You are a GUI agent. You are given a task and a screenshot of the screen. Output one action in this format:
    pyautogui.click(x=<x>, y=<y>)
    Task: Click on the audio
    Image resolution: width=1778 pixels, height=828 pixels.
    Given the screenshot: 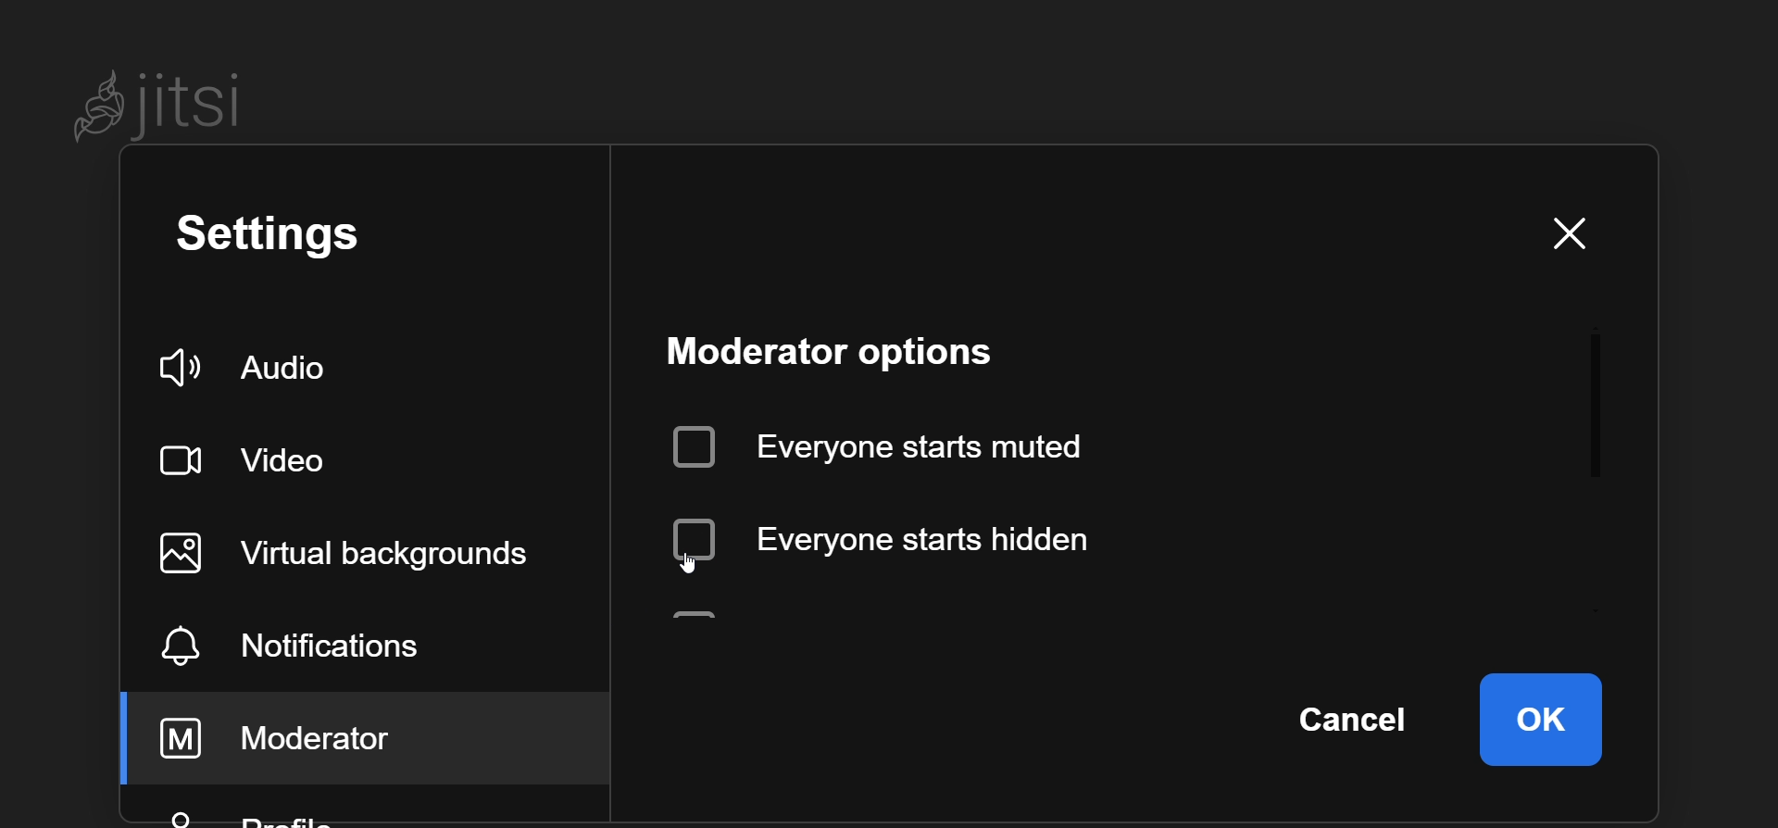 What is the action you would take?
    pyautogui.click(x=243, y=368)
    